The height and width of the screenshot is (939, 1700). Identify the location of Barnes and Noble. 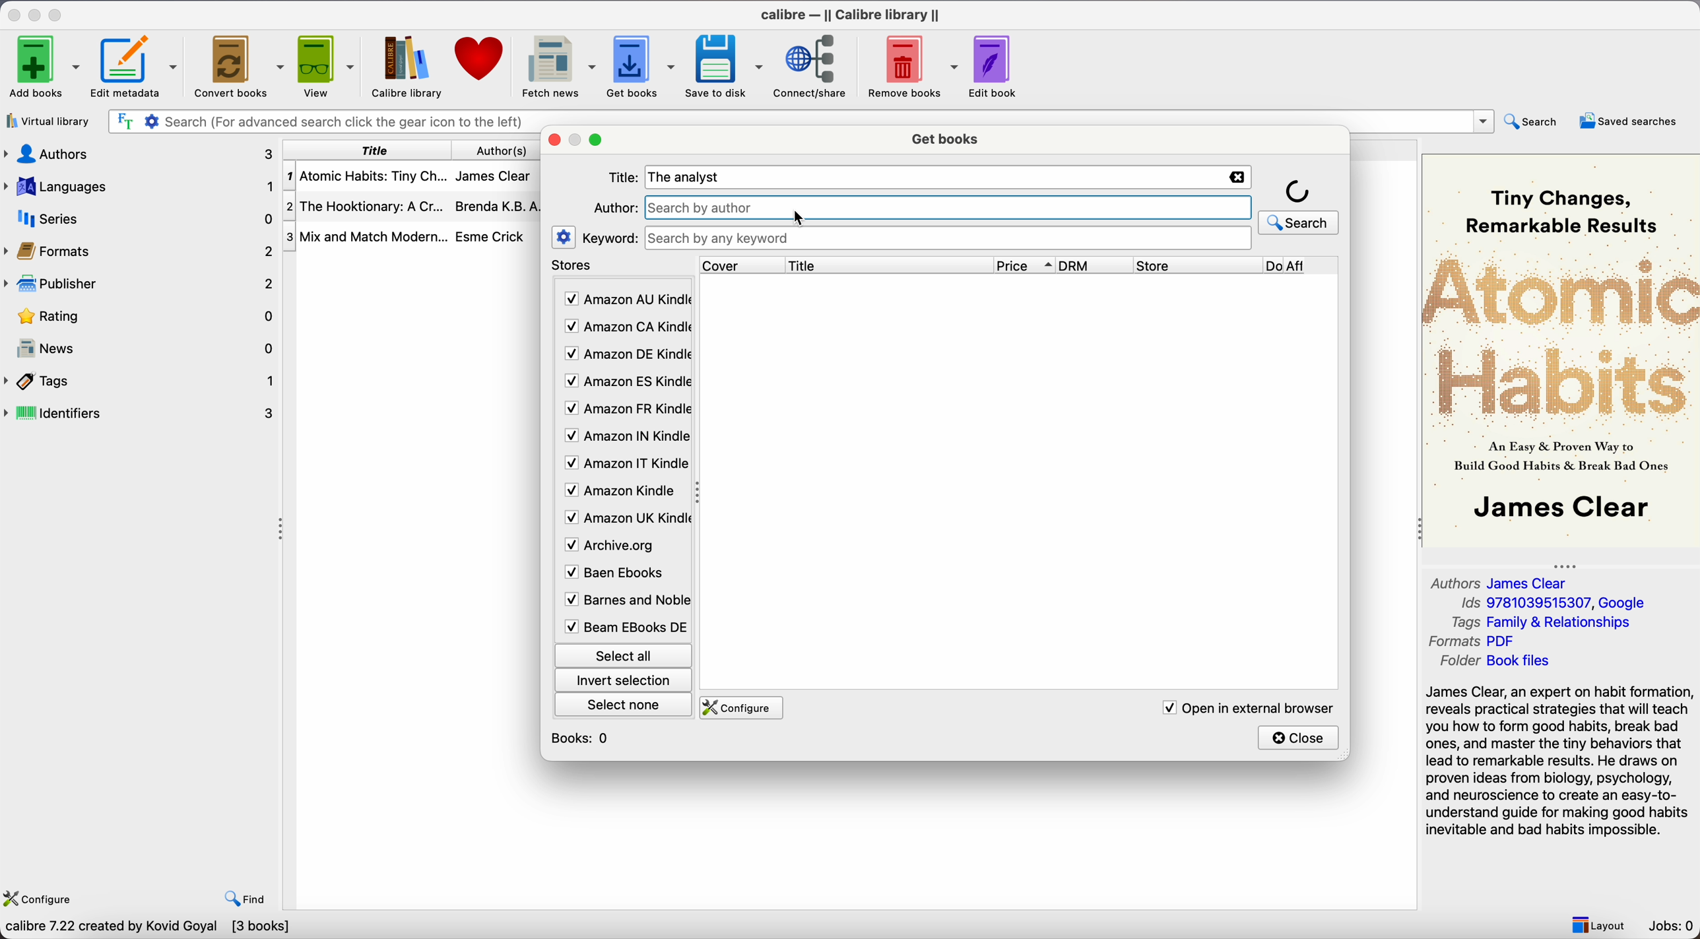
(622, 602).